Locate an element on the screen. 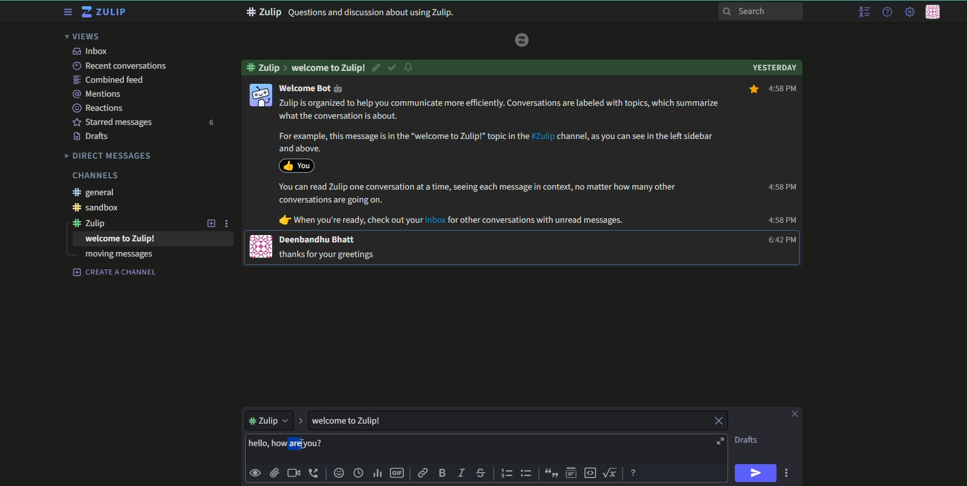  menu is located at coordinates (863, 12).